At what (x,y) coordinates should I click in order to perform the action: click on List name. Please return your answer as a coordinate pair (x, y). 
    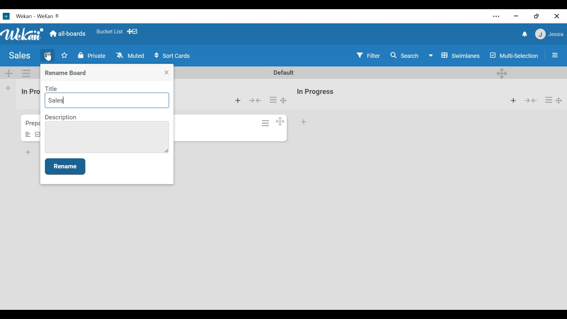
    Looking at the image, I should click on (315, 92).